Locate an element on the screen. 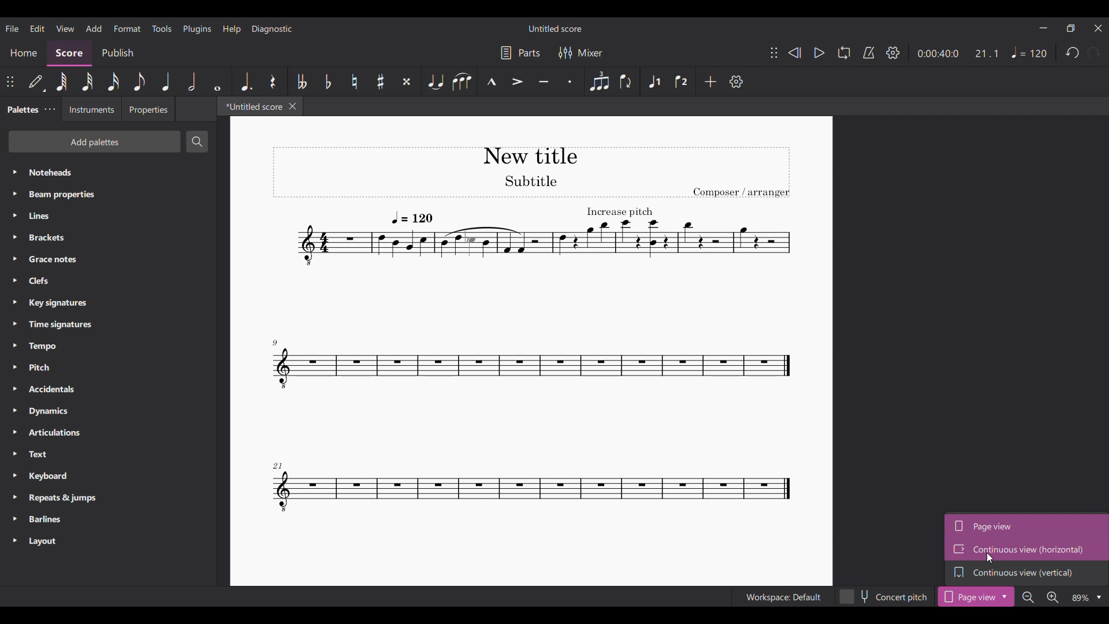  Key signatures is located at coordinates (109, 303).